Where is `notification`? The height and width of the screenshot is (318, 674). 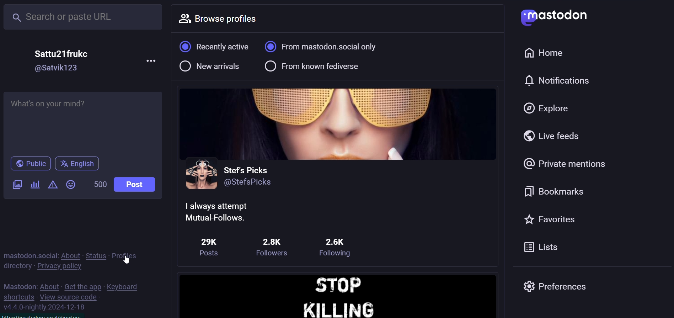
notification is located at coordinates (562, 79).